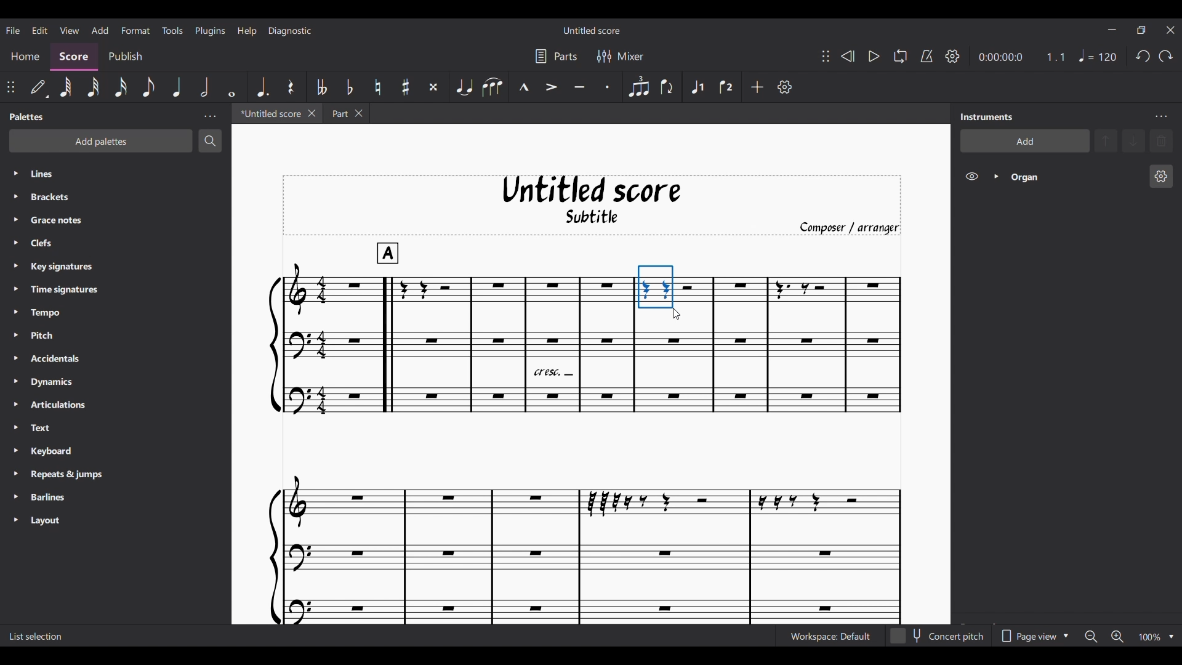 This screenshot has height=665, width=1182. Describe the element at coordinates (135, 28) in the screenshot. I see `Format menu` at that location.